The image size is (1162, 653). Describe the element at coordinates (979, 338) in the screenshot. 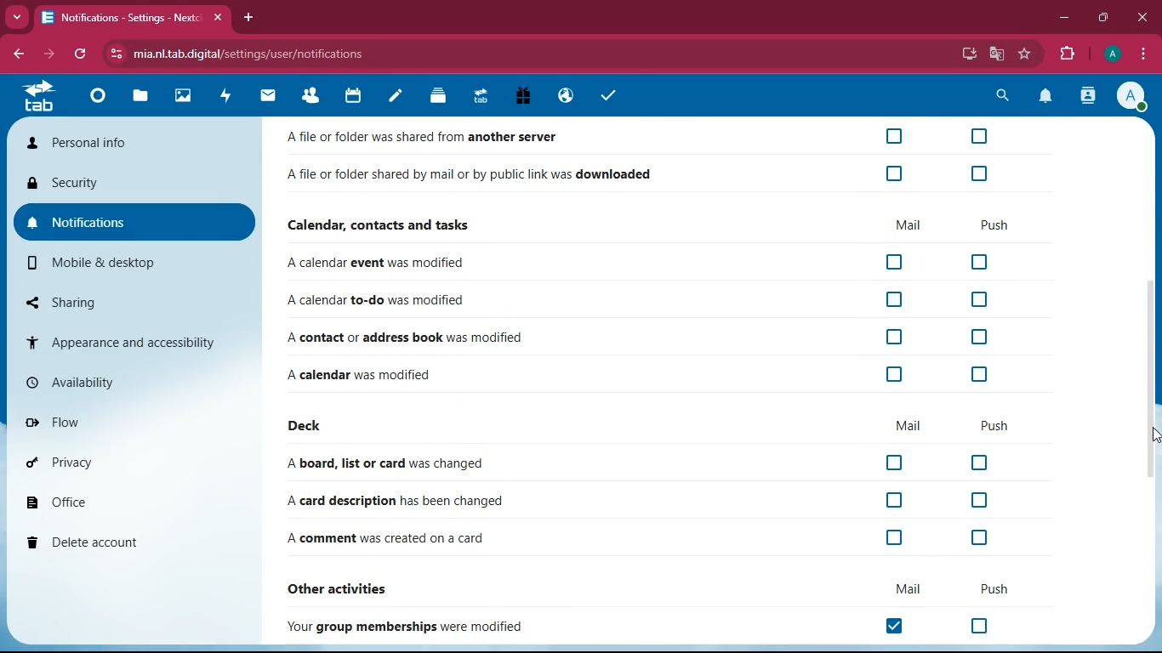

I see `off` at that location.